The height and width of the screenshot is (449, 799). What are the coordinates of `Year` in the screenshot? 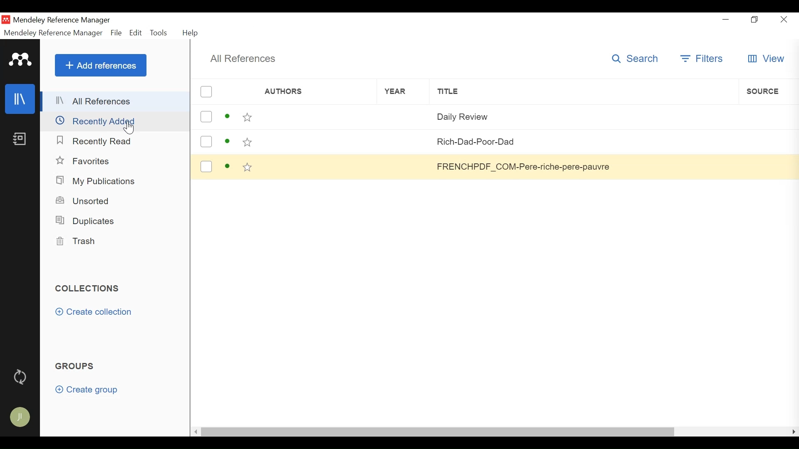 It's located at (392, 91).